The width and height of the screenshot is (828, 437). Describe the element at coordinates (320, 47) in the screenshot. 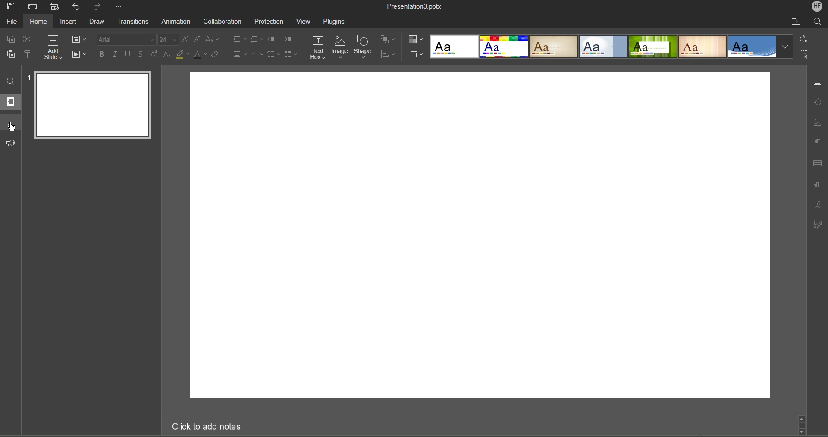

I see `Text Box` at that location.